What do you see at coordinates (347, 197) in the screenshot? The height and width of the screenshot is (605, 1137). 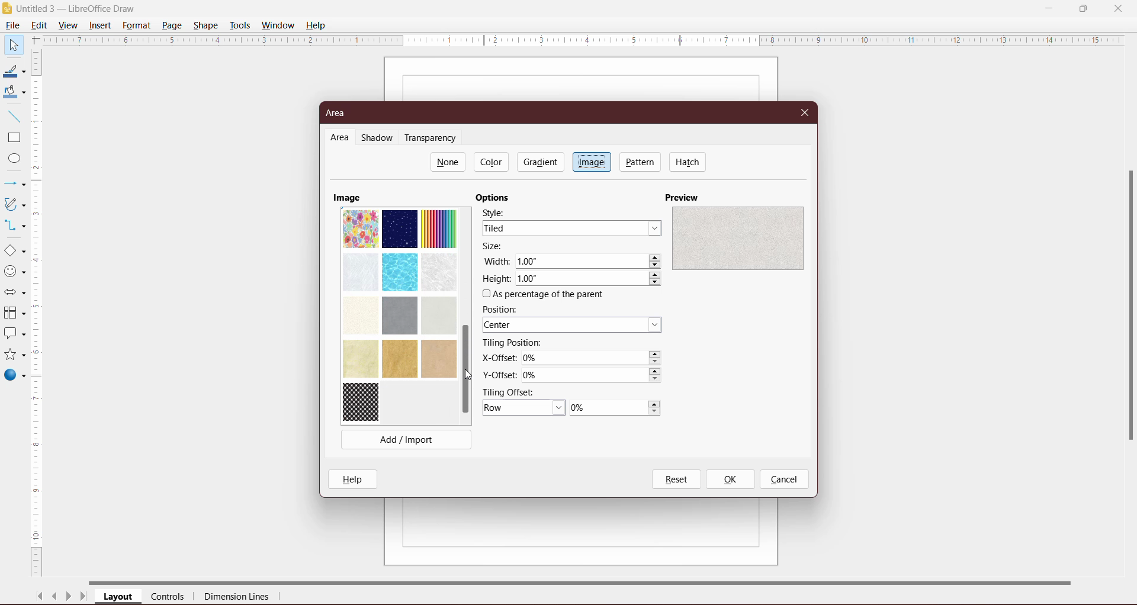 I see `Image` at bounding box center [347, 197].